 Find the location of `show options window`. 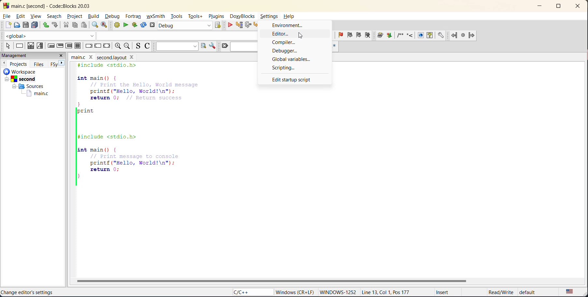

show options window is located at coordinates (214, 46).